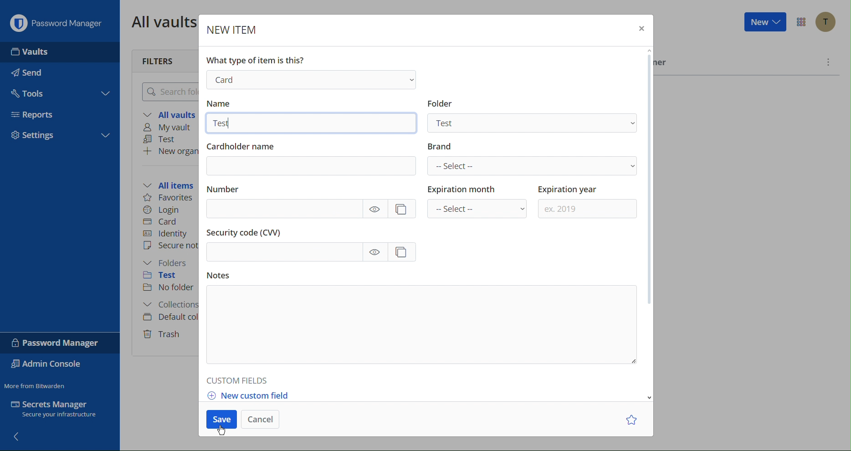 This screenshot has height=451, width=851. I want to click on Save, so click(218, 420).